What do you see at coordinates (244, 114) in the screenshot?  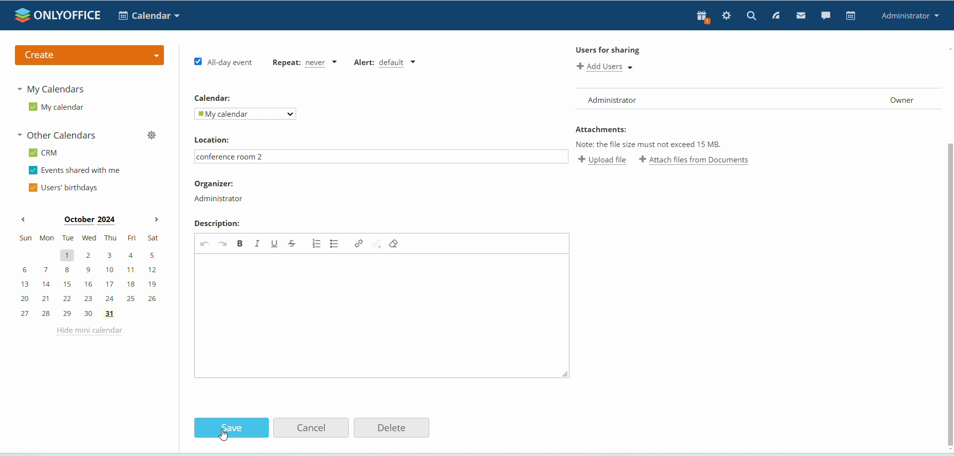 I see `My calendar` at bounding box center [244, 114].